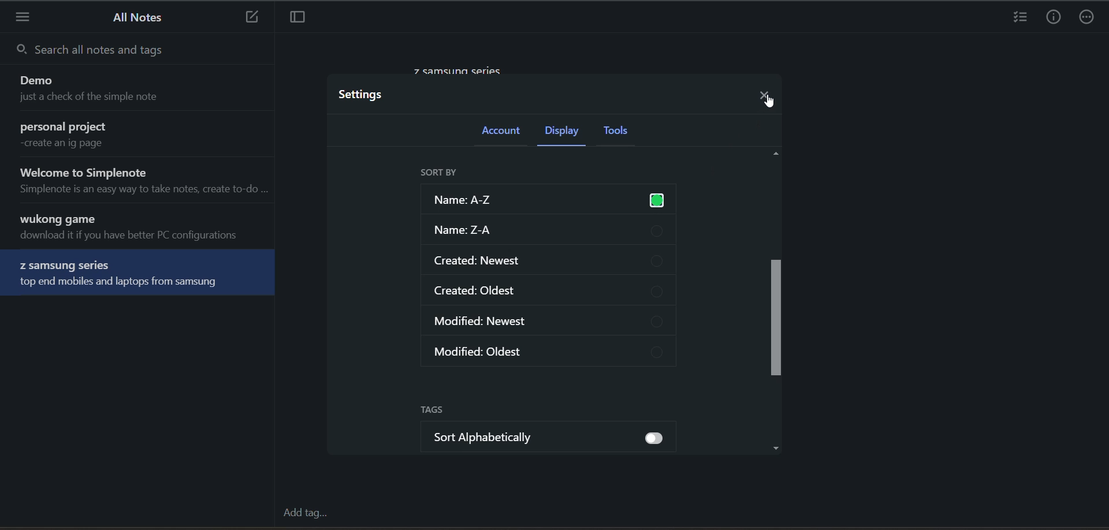  I want to click on vertical scroll bar, so click(775, 299).